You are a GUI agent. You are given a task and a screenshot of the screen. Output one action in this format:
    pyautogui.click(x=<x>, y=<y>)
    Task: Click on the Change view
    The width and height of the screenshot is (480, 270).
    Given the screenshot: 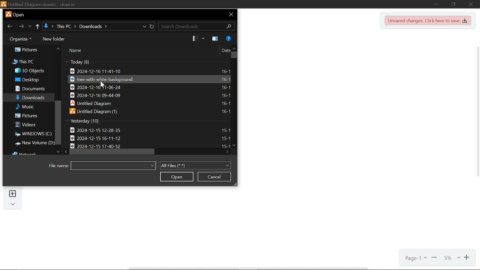 What is the action you would take?
    pyautogui.click(x=200, y=39)
    